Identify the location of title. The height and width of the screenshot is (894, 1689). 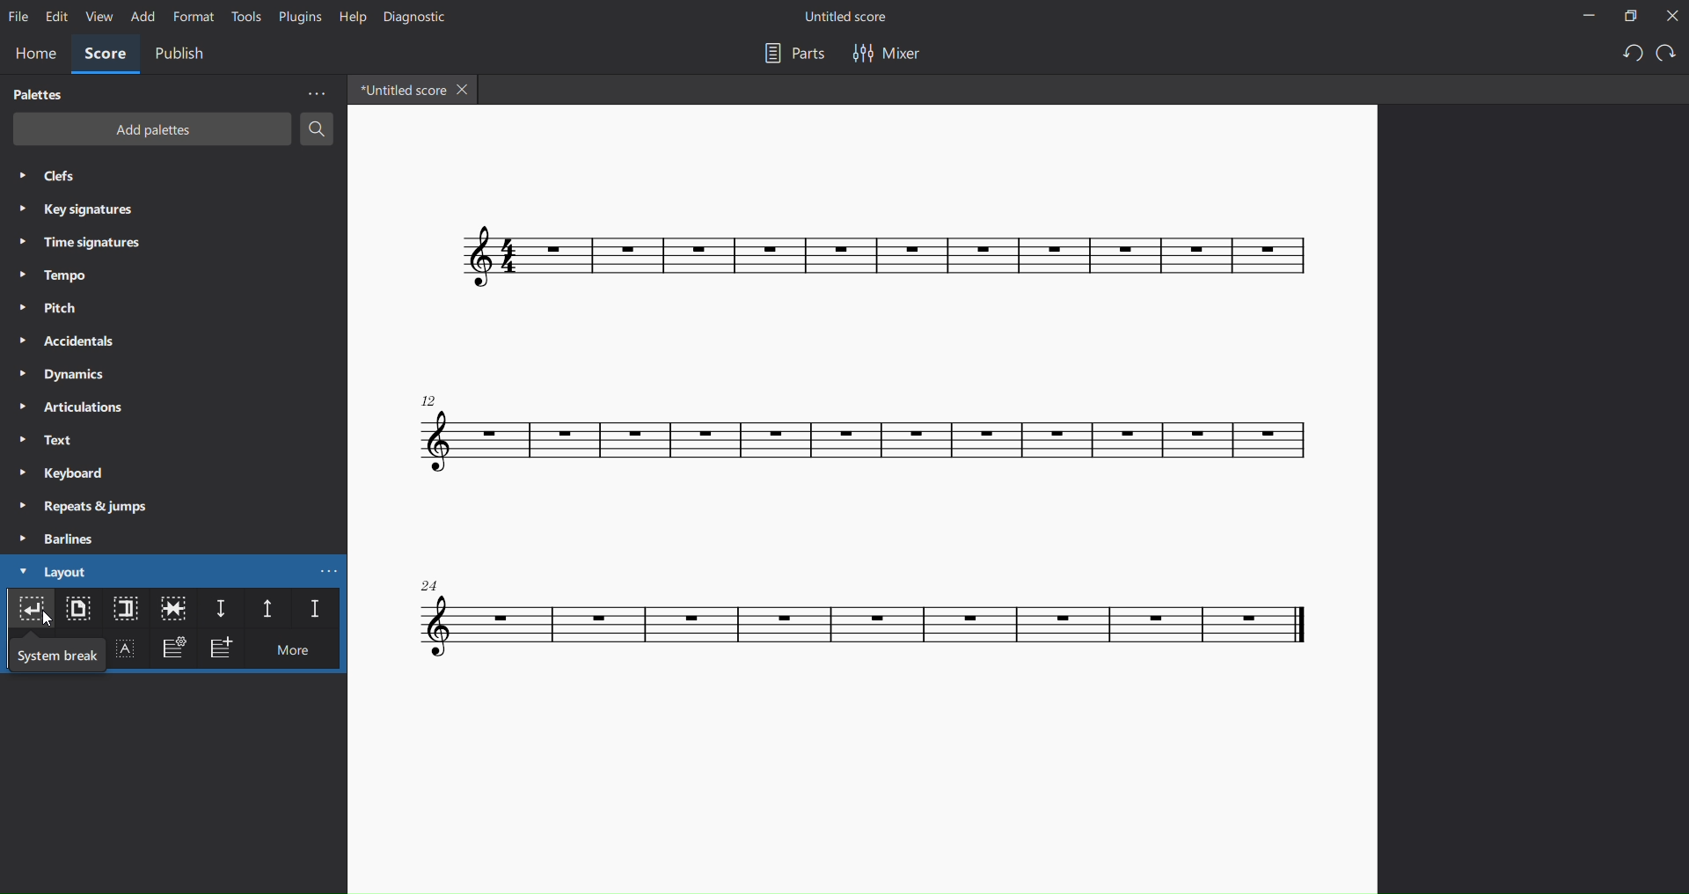
(855, 16).